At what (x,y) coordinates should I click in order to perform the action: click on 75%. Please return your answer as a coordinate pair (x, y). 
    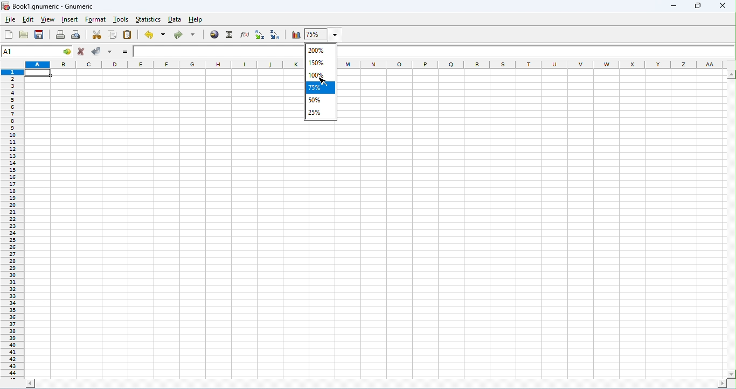
    Looking at the image, I should click on (325, 34).